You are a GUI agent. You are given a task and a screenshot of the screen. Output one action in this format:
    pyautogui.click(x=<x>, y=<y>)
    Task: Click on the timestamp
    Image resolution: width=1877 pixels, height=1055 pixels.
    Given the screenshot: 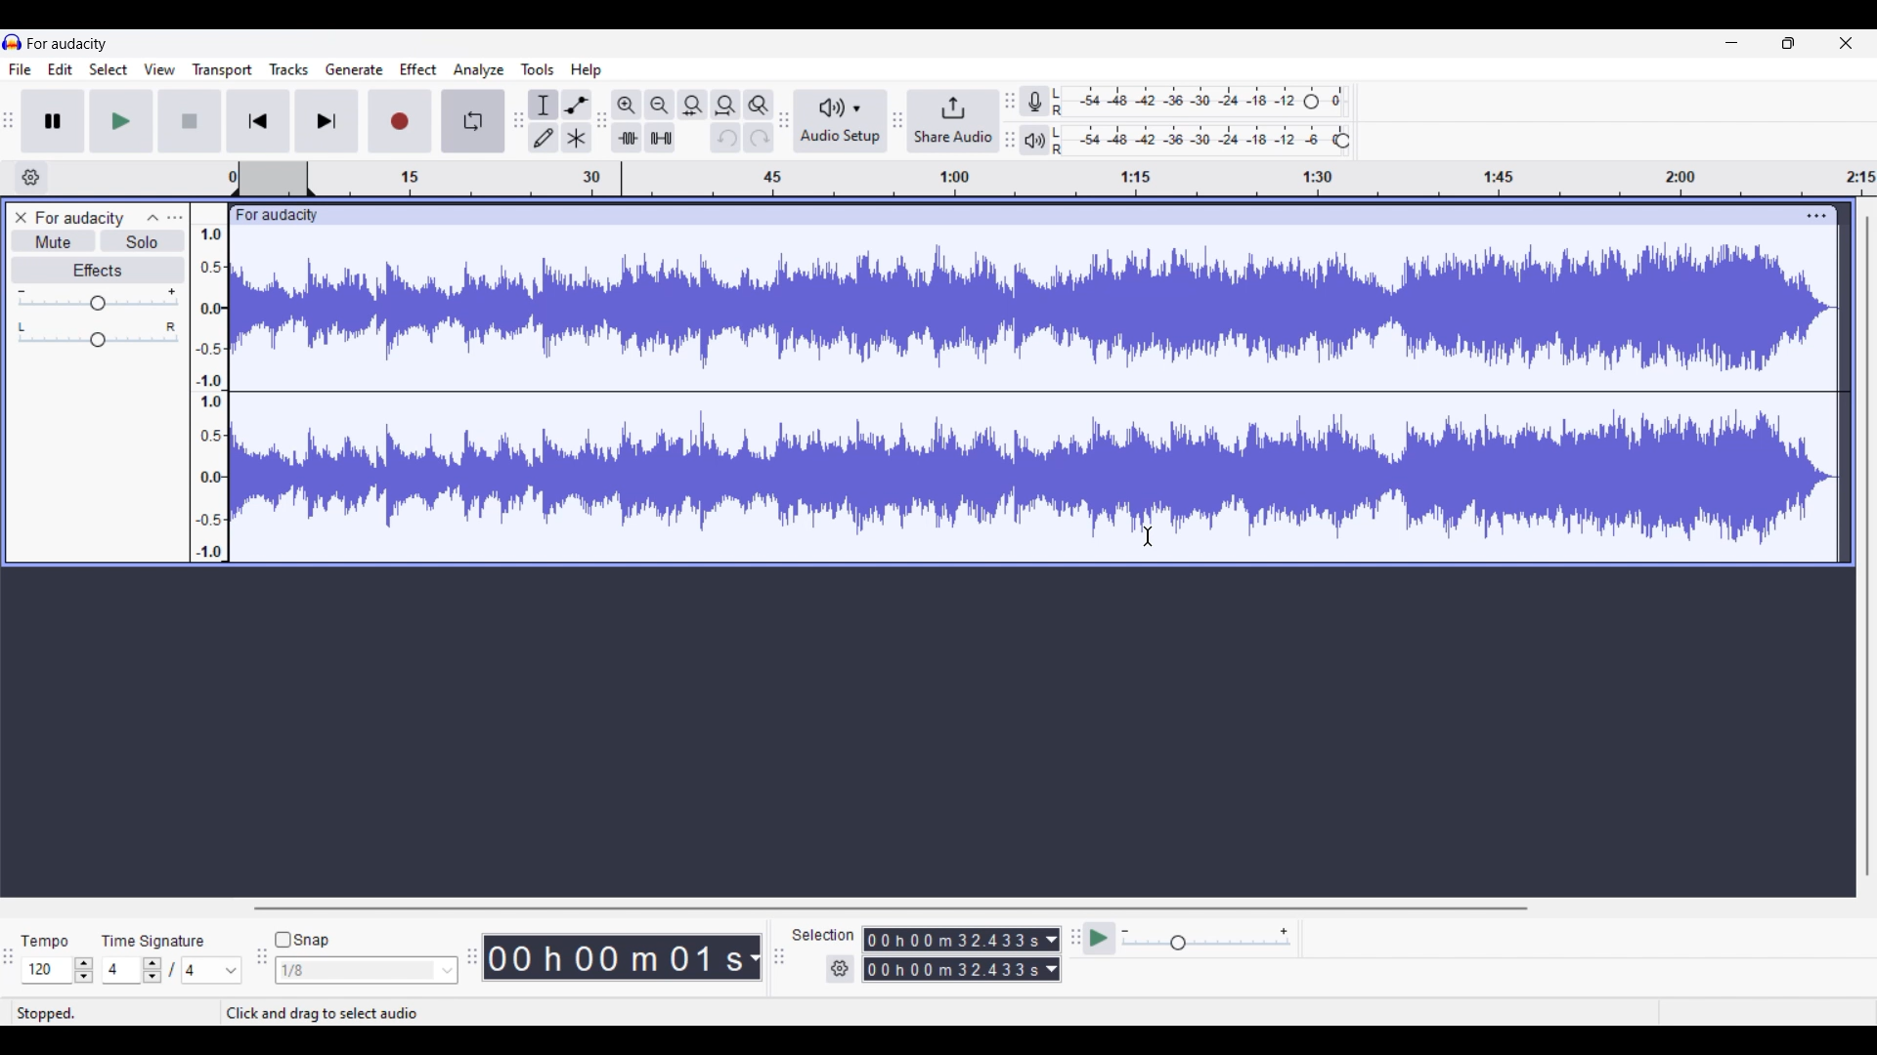 What is the action you would take?
    pyautogui.click(x=1053, y=179)
    